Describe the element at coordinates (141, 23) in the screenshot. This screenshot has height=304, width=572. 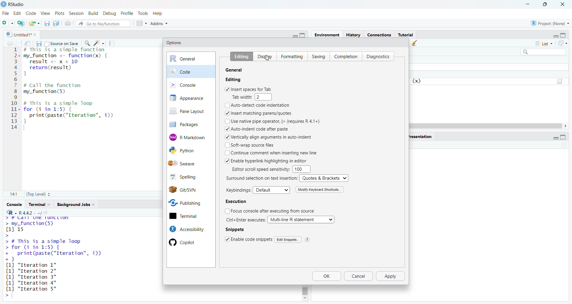
I see `workspace panes` at that location.